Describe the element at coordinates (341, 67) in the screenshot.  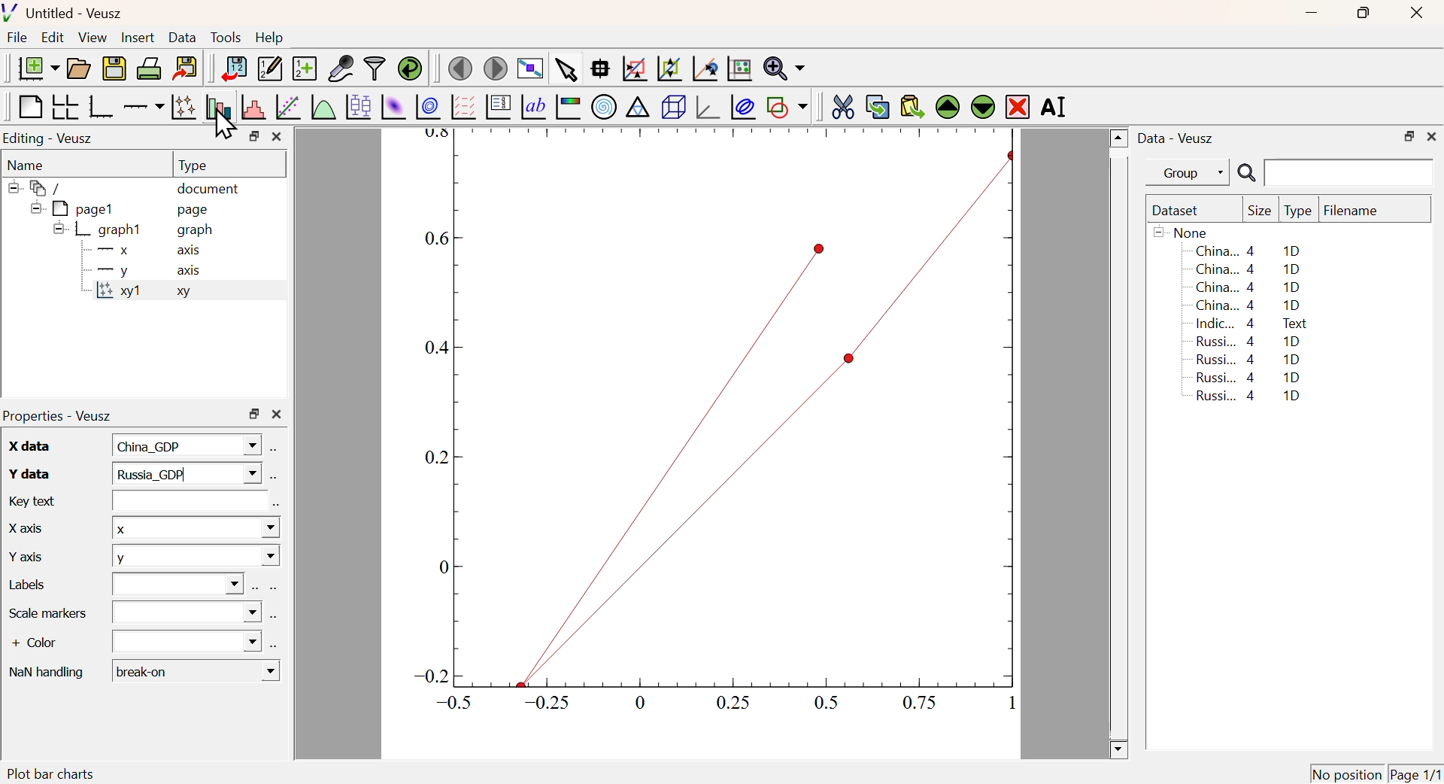
I see `Capture Remote Data` at that location.